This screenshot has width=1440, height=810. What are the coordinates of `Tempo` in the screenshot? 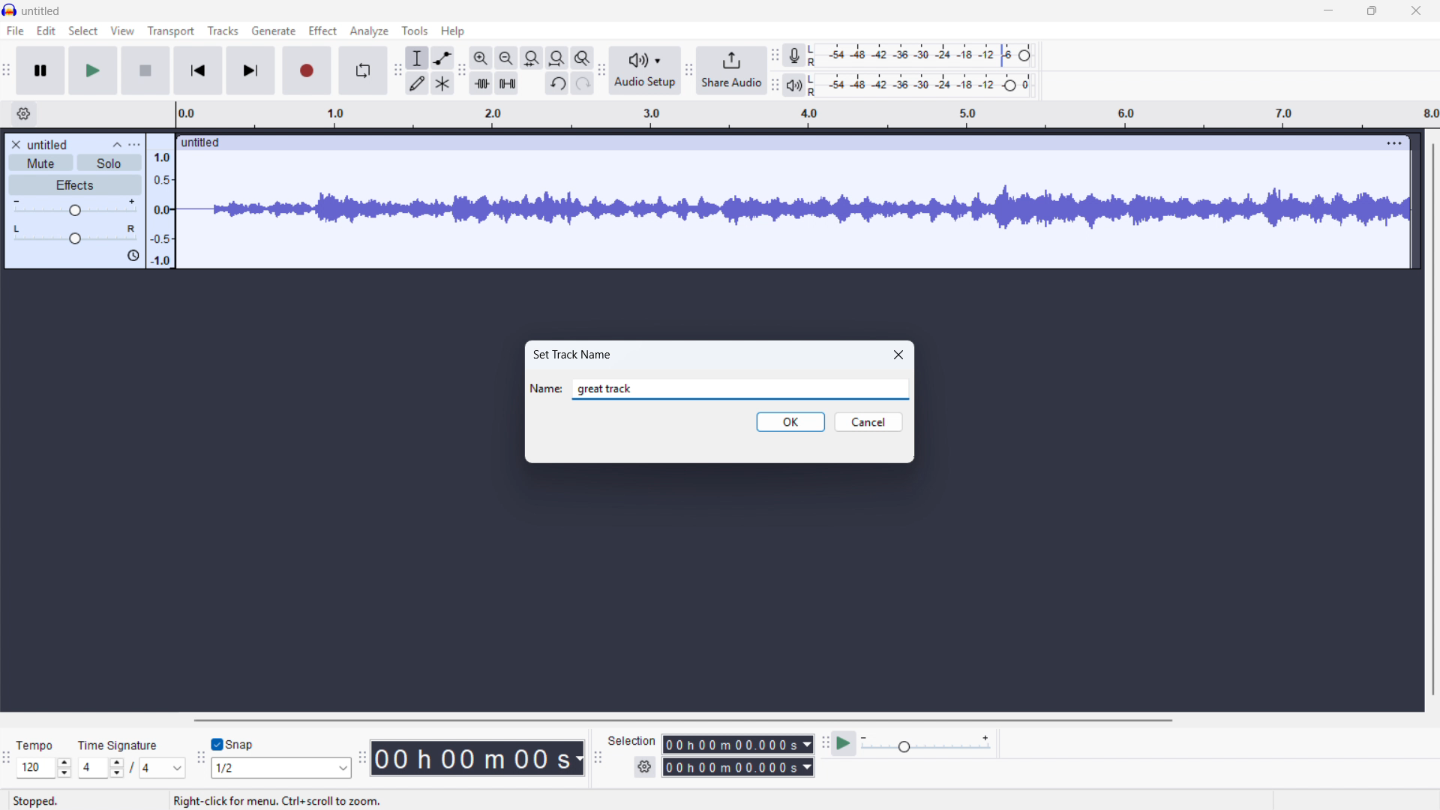 It's located at (39, 745).